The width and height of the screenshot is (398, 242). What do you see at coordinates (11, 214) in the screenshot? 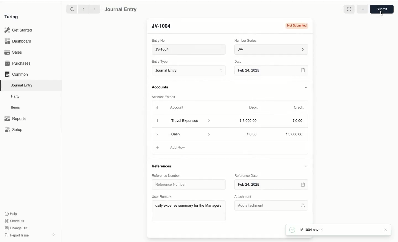
I see `Help` at bounding box center [11, 214].